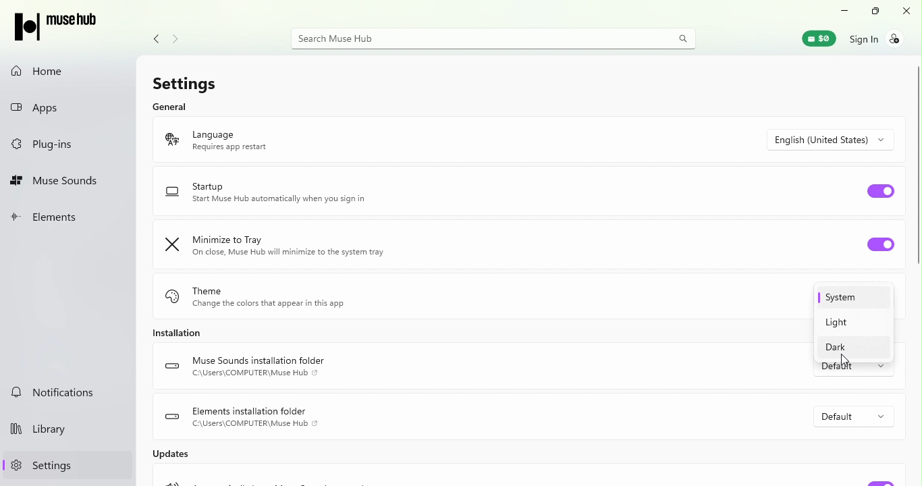 This screenshot has width=922, height=486. Describe the element at coordinates (852, 346) in the screenshot. I see `Dark` at that location.